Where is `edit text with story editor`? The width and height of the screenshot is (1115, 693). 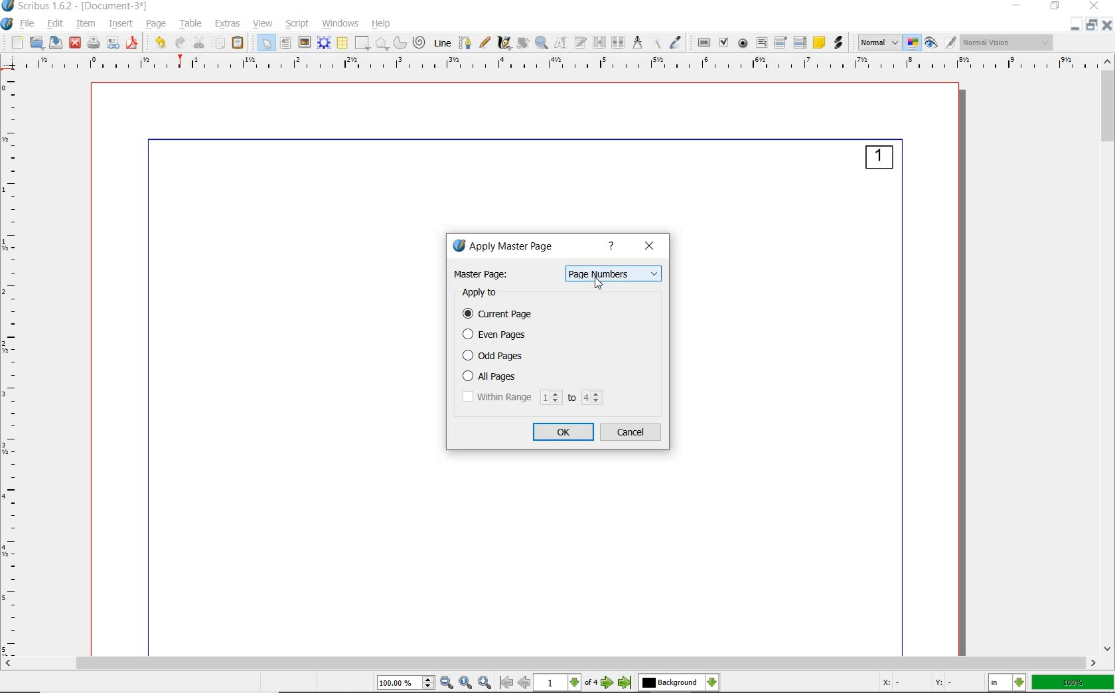 edit text with story editor is located at coordinates (580, 42).